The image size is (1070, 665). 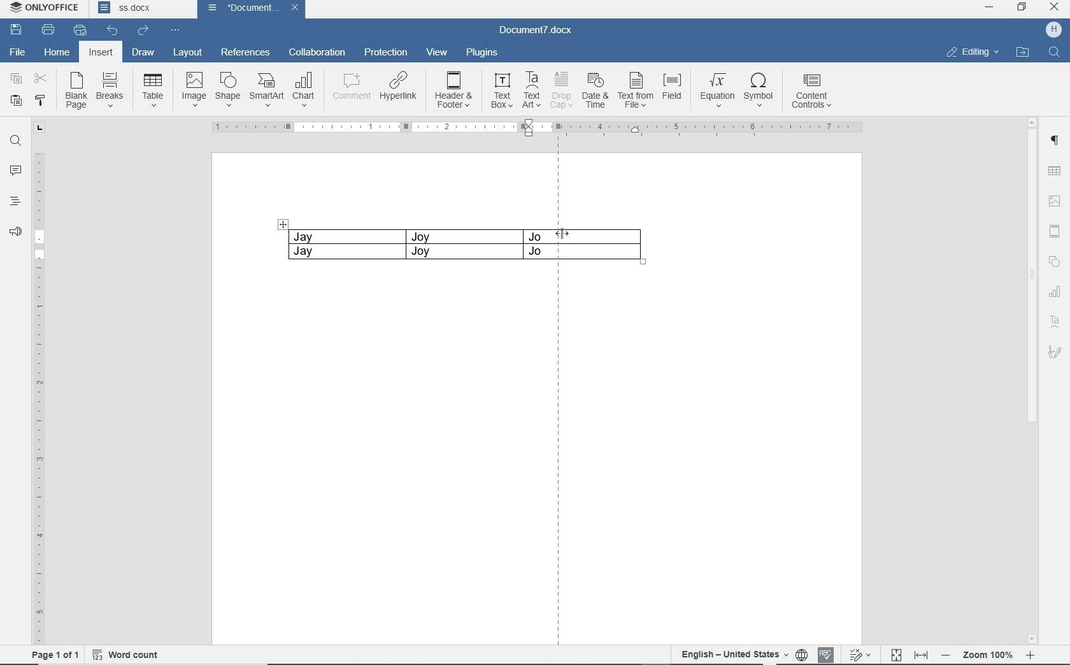 I want to click on SHAPE, so click(x=1055, y=261).